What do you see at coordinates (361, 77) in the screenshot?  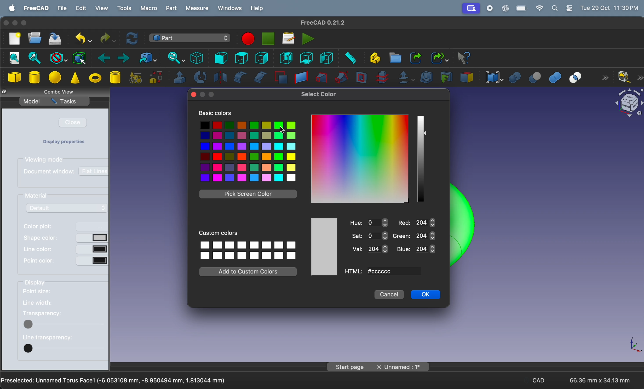 I see `section` at bounding box center [361, 77].